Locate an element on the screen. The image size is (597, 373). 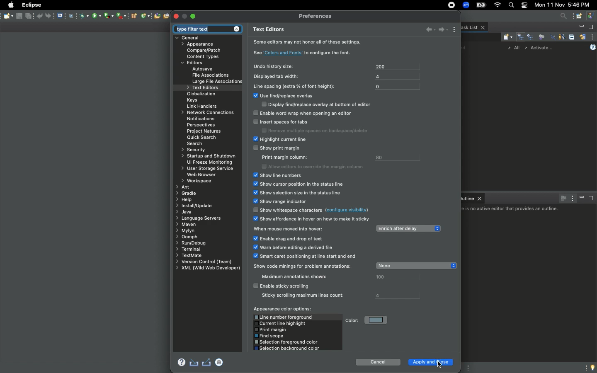
4 is located at coordinates (397, 294).